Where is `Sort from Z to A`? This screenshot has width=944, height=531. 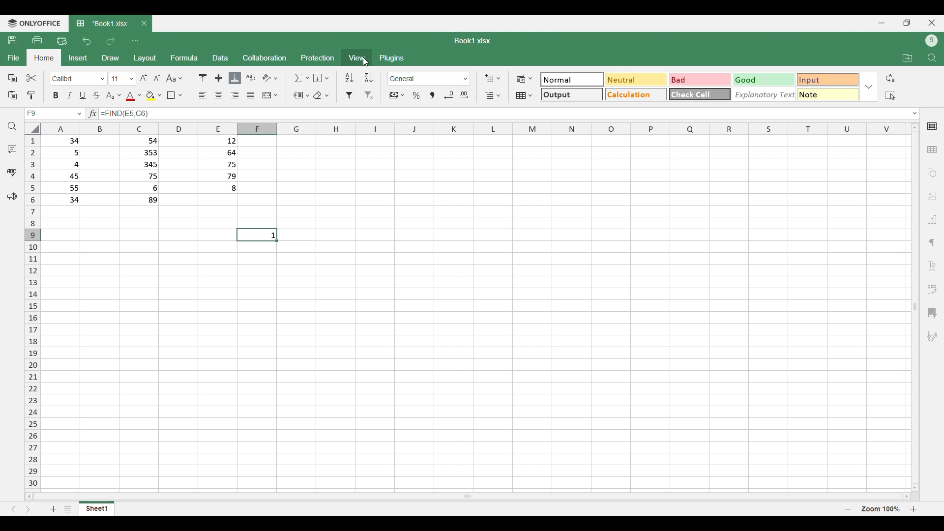 Sort from Z to A is located at coordinates (368, 77).